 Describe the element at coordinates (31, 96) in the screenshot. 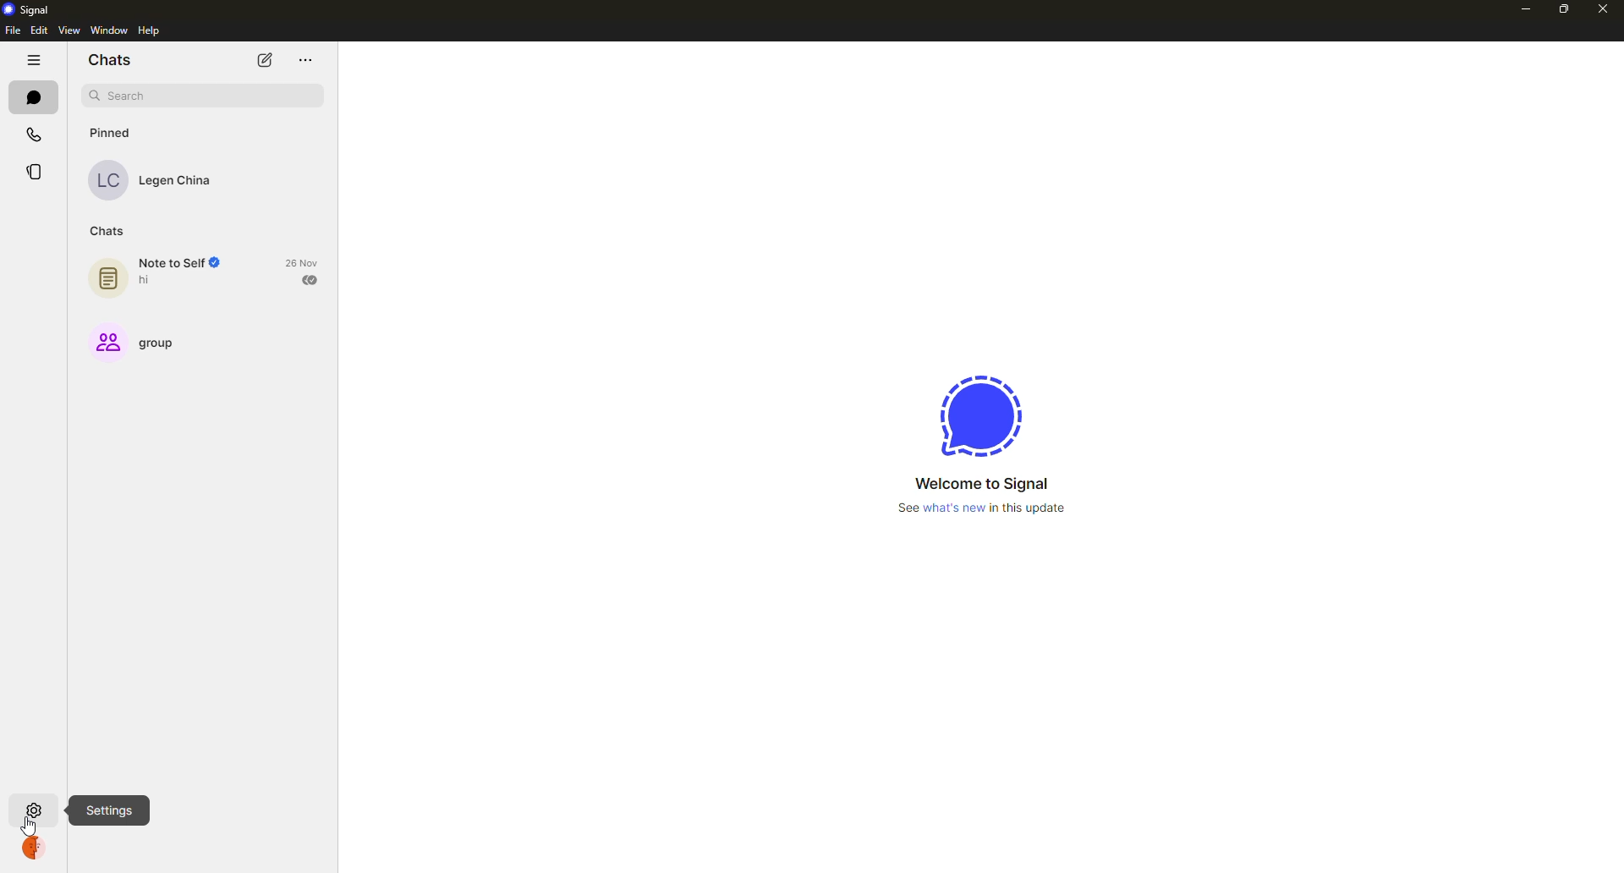

I see `chats` at that location.